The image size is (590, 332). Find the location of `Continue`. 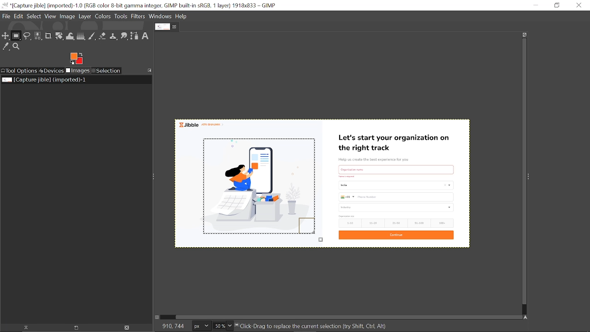

Continue is located at coordinates (396, 235).